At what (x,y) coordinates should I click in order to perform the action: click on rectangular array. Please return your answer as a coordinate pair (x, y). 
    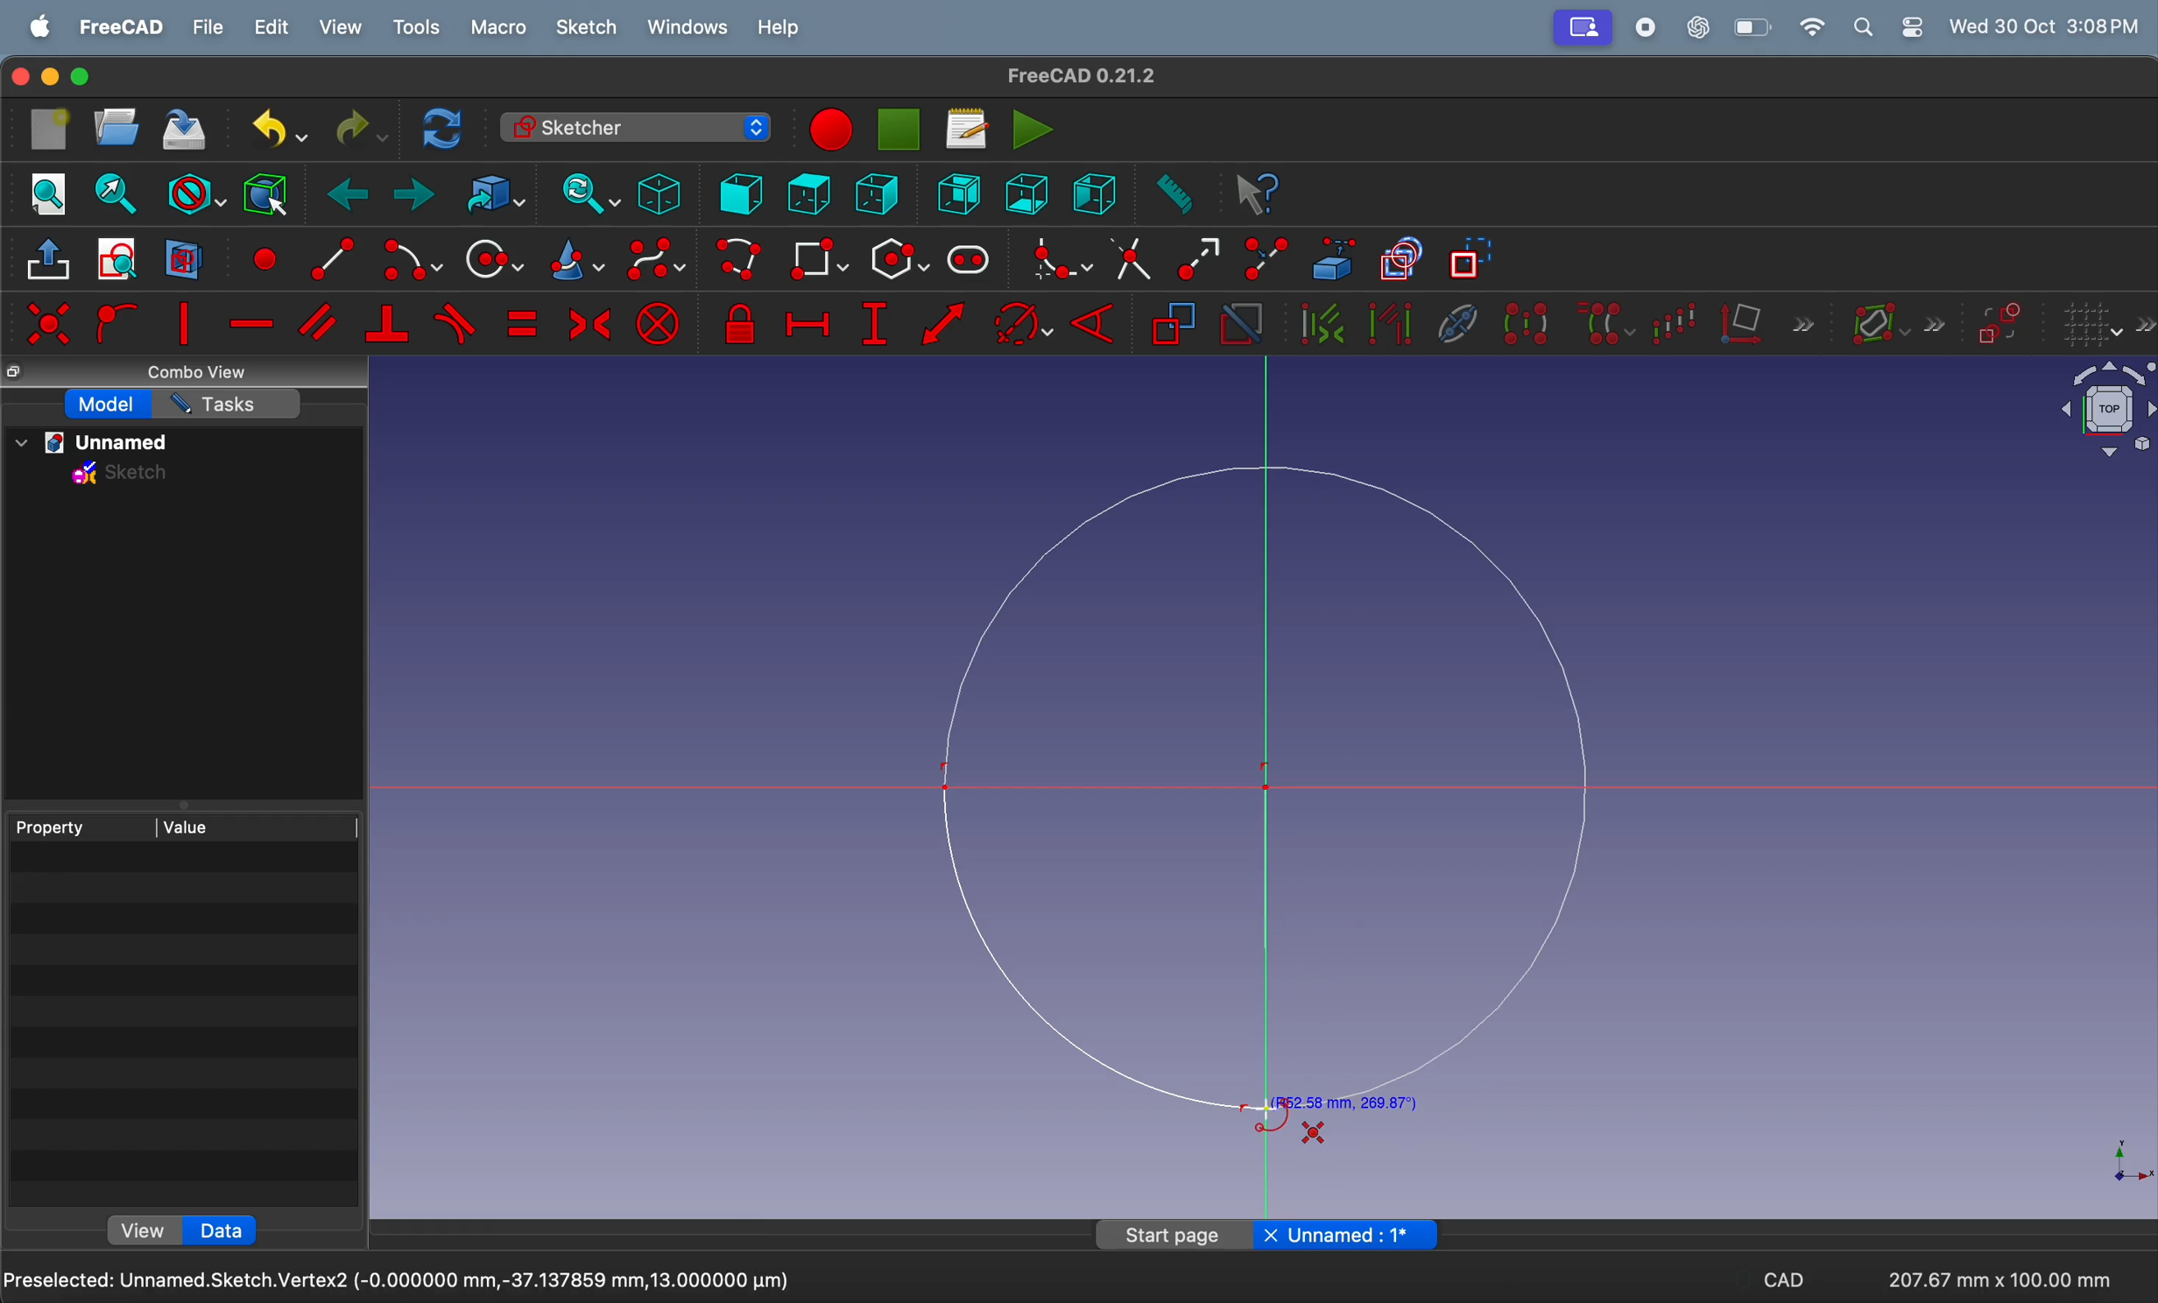
    Looking at the image, I should click on (1680, 320).